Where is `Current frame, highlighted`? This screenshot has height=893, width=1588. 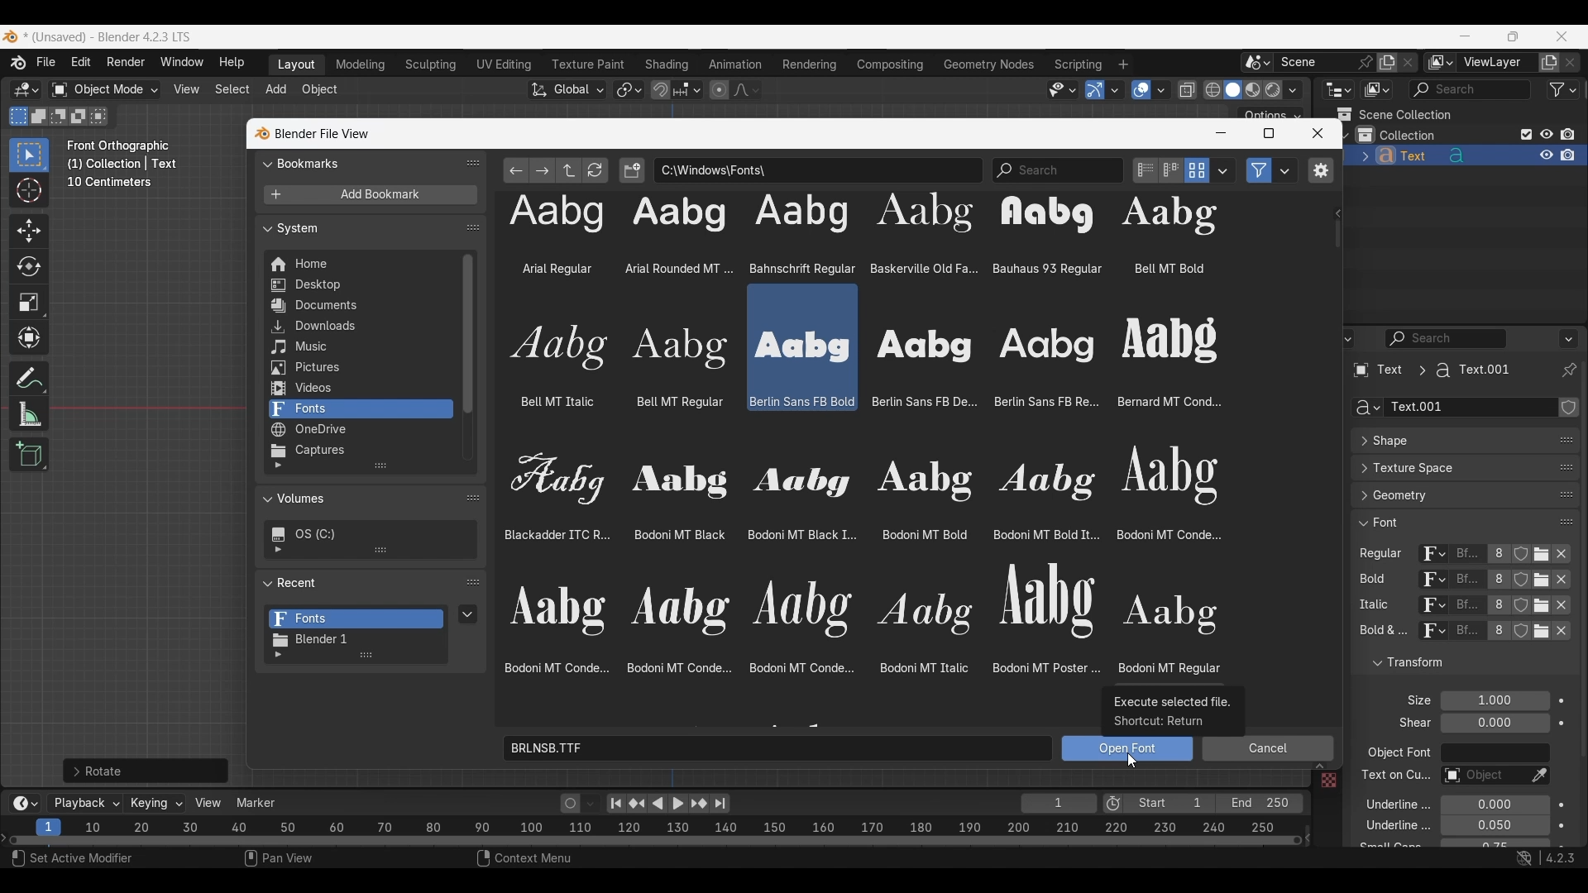
Current frame, highlighted is located at coordinates (50, 824).